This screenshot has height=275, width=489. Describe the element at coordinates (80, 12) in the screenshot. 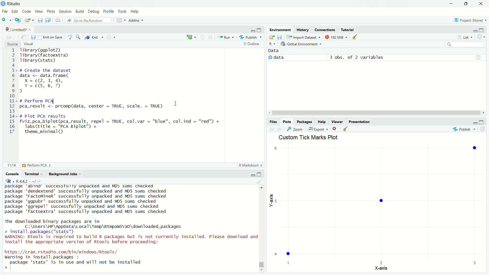

I see `Build` at that location.